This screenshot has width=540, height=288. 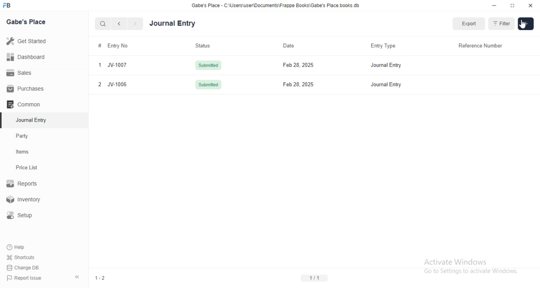 What do you see at coordinates (203, 44) in the screenshot?
I see `Status` at bounding box center [203, 44].